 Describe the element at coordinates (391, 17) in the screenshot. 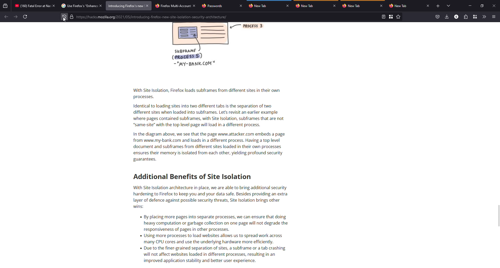

I see `open site in container` at that location.